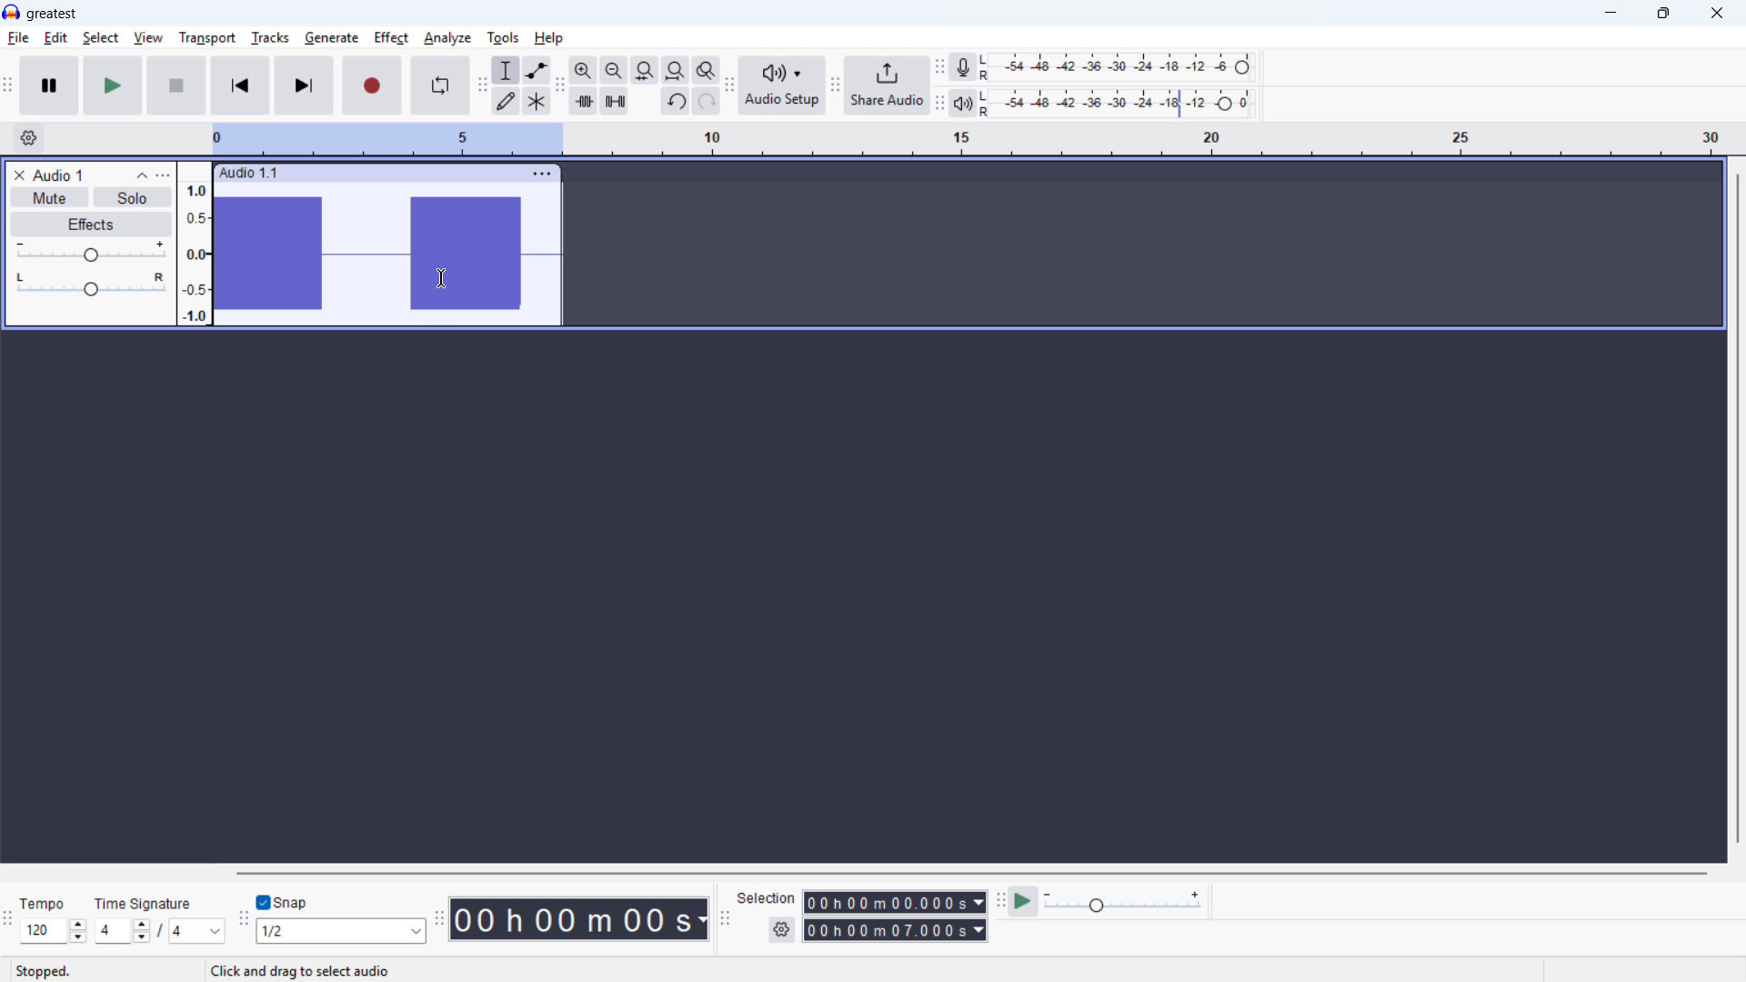 Image resolution: width=1746 pixels, height=982 pixels. Describe the element at coordinates (306, 86) in the screenshot. I see `Skip to end ` at that location.